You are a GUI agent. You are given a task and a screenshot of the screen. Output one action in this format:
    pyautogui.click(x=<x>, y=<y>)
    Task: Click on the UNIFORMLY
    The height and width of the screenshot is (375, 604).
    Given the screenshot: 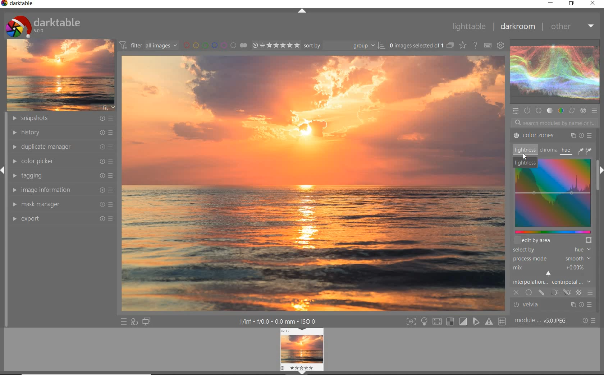 What is the action you would take?
    pyautogui.click(x=528, y=293)
    